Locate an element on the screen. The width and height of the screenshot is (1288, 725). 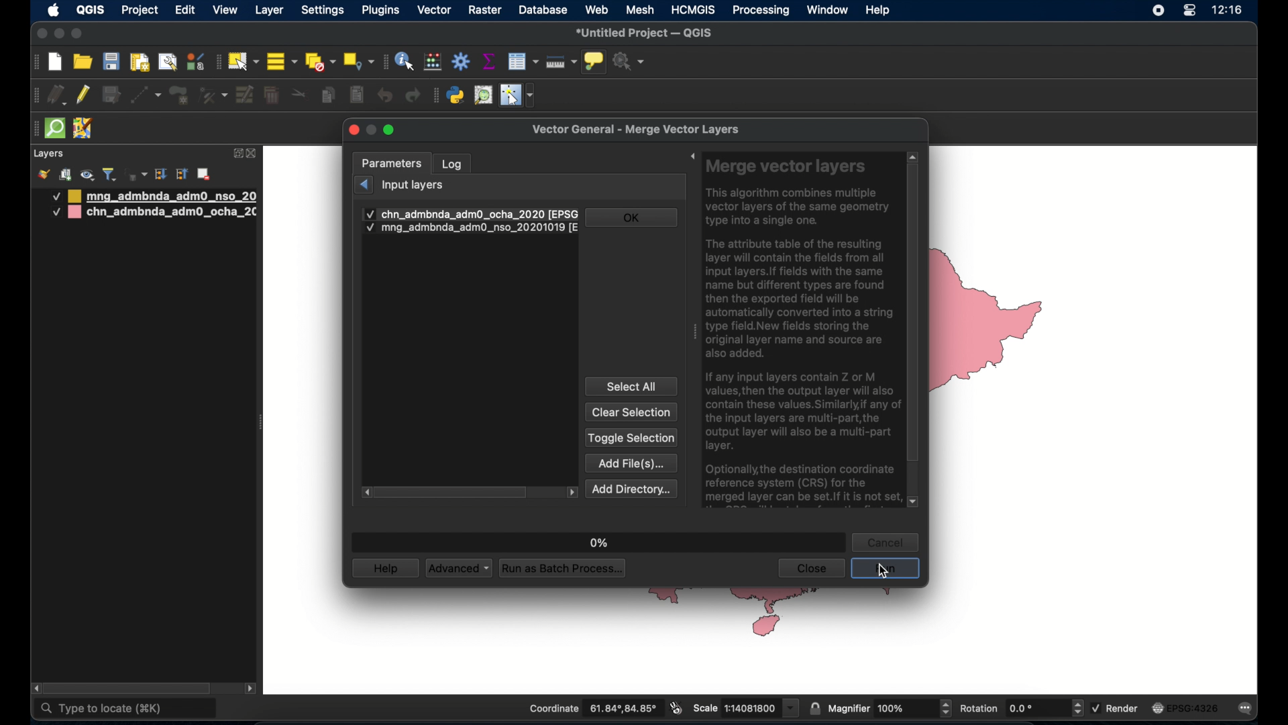
attributes table is located at coordinates (523, 61).